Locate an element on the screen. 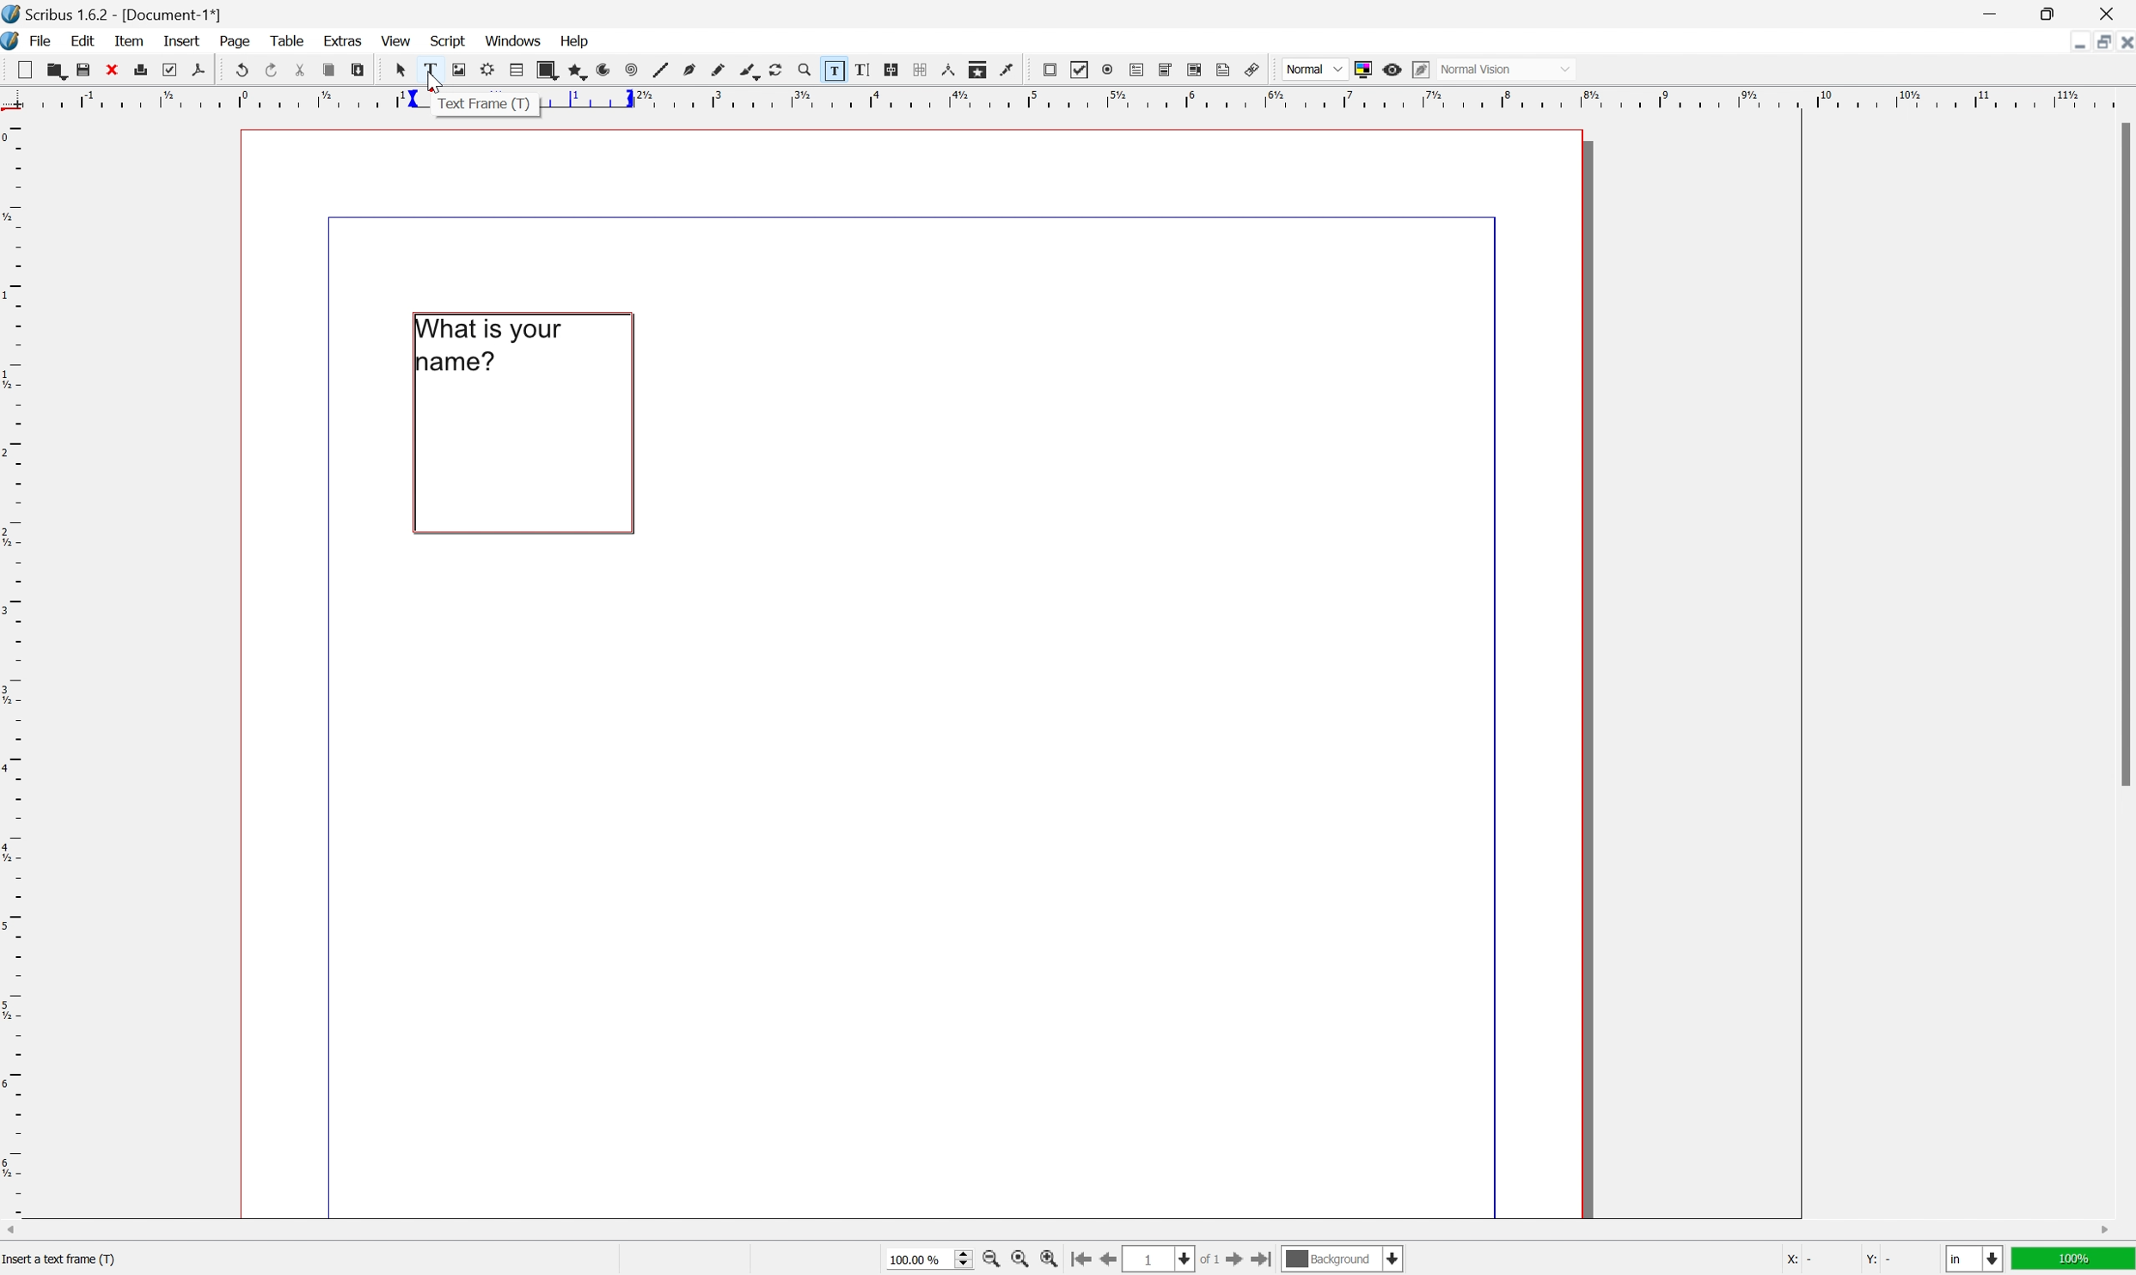  edit is located at coordinates (83, 41).